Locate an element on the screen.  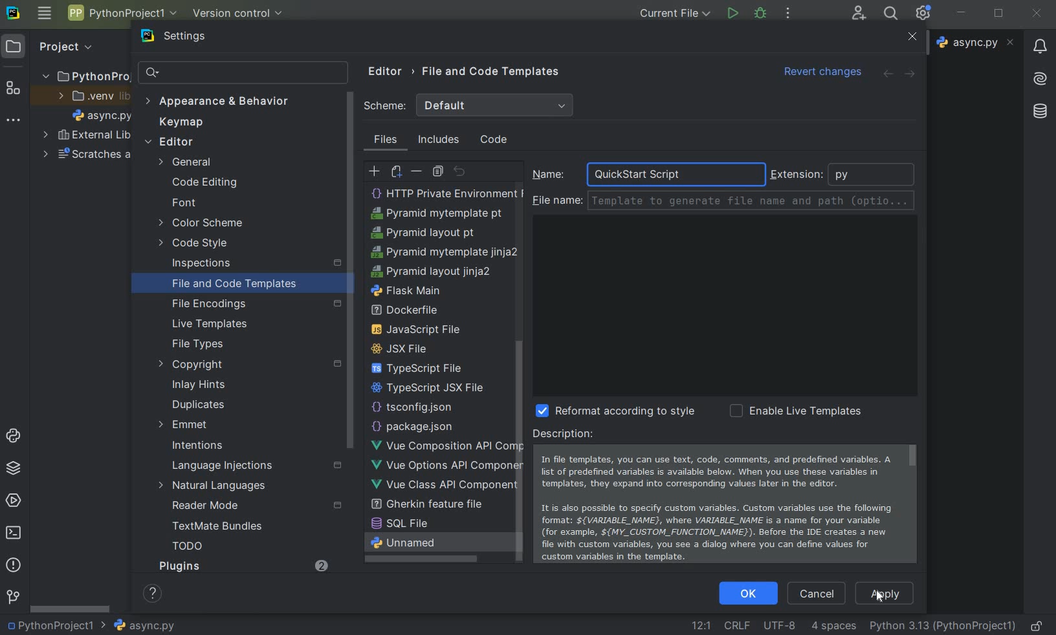
settings is located at coordinates (190, 36).